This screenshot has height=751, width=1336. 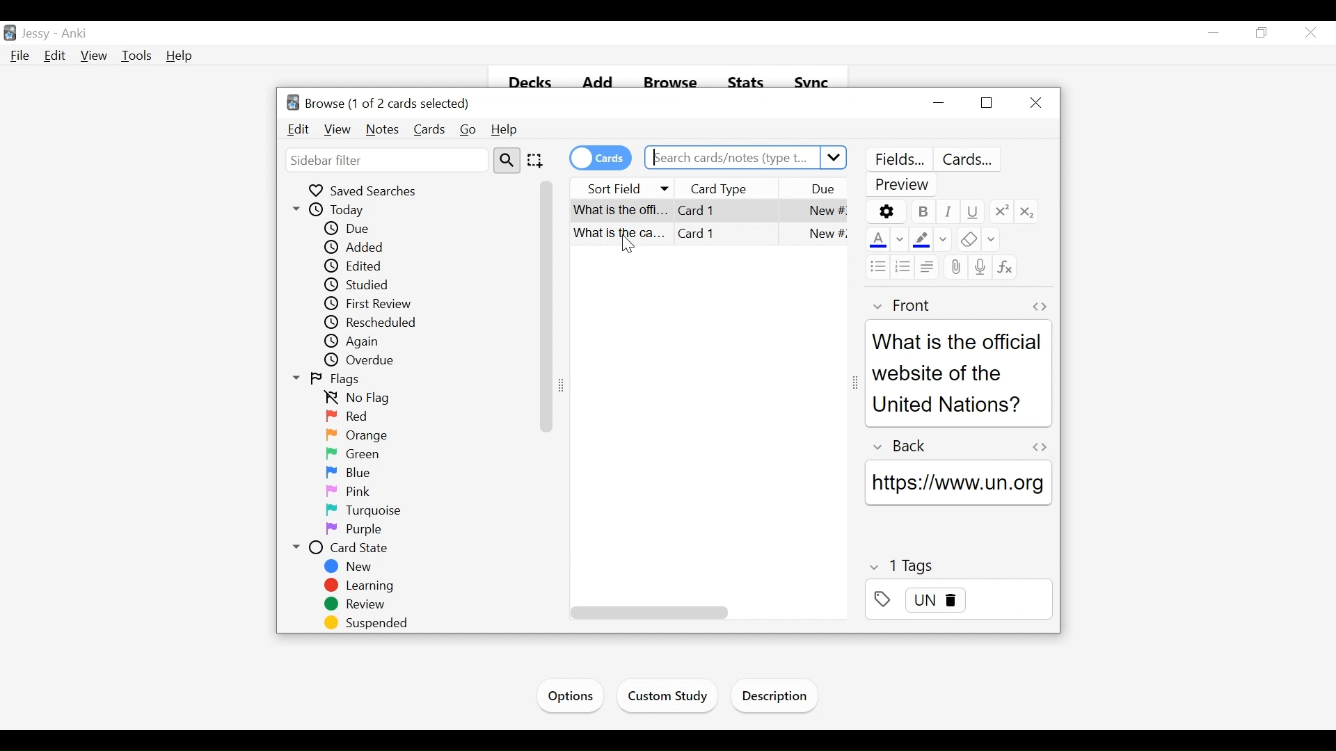 What do you see at coordinates (1310, 32) in the screenshot?
I see `Cursor` at bounding box center [1310, 32].